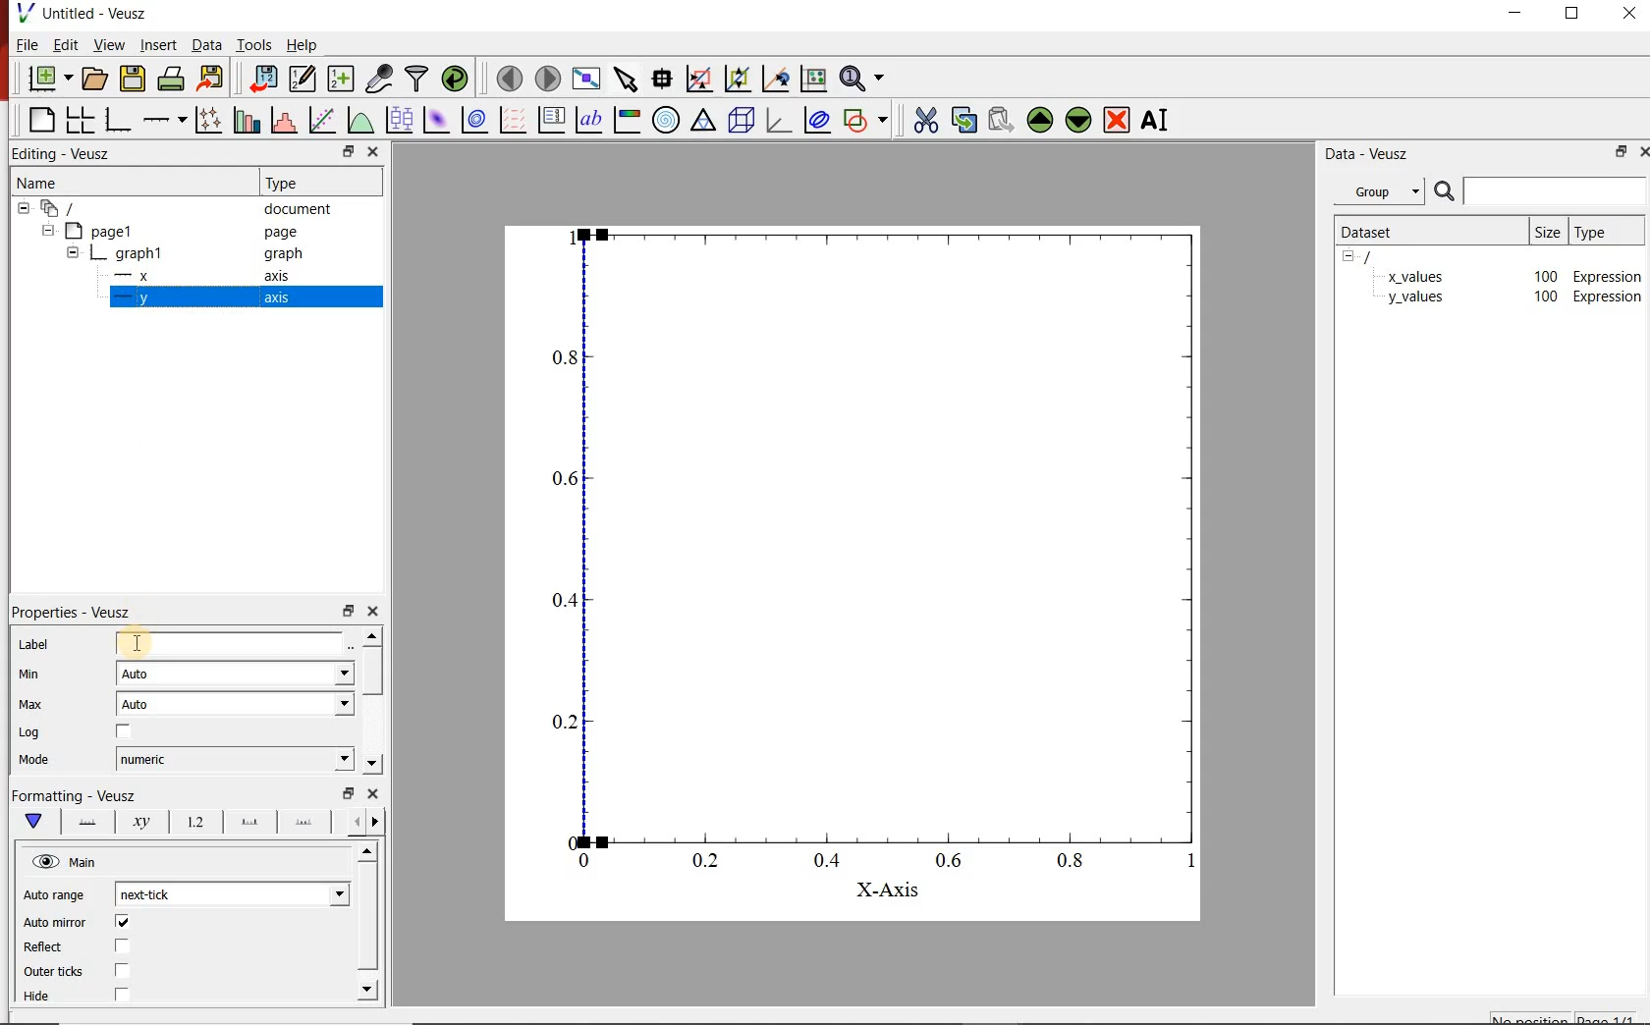  What do you see at coordinates (1117, 123) in the screenshot?
I see `remove the selected widget` at bounding box center [1117, 123].